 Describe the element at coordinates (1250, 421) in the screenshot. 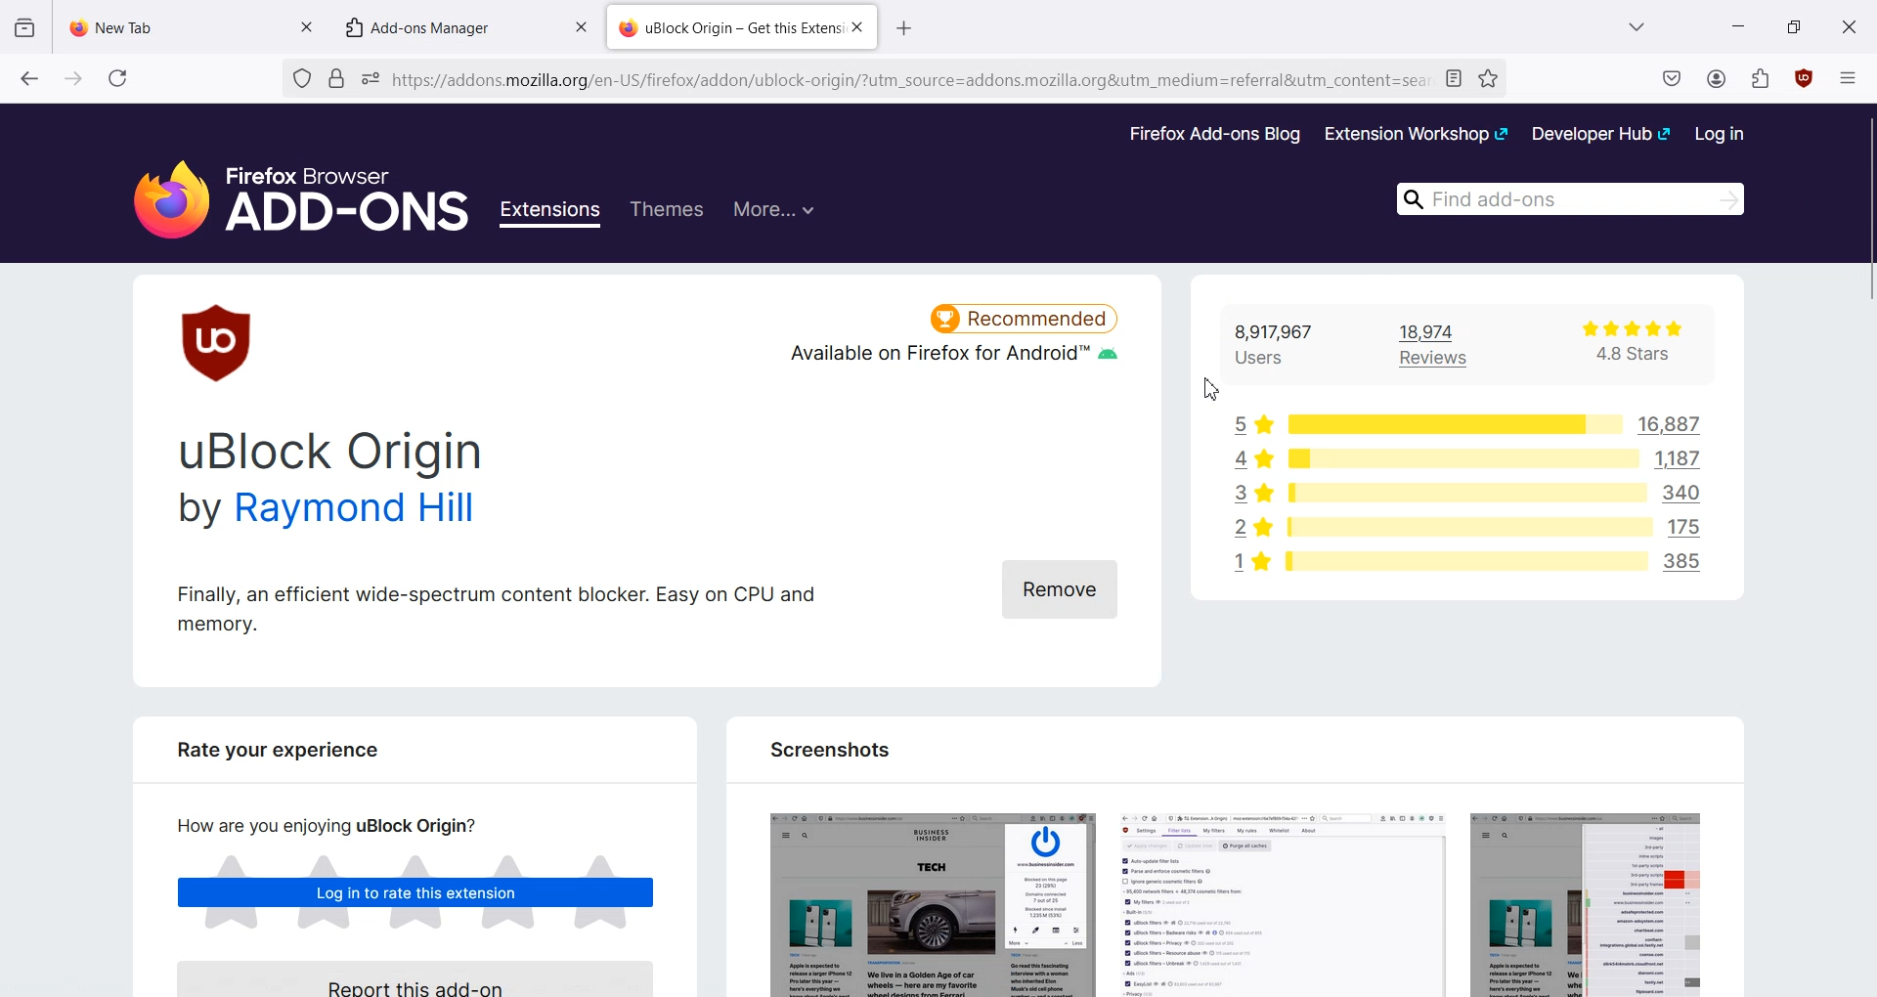

I see `5 star rating` at that location.